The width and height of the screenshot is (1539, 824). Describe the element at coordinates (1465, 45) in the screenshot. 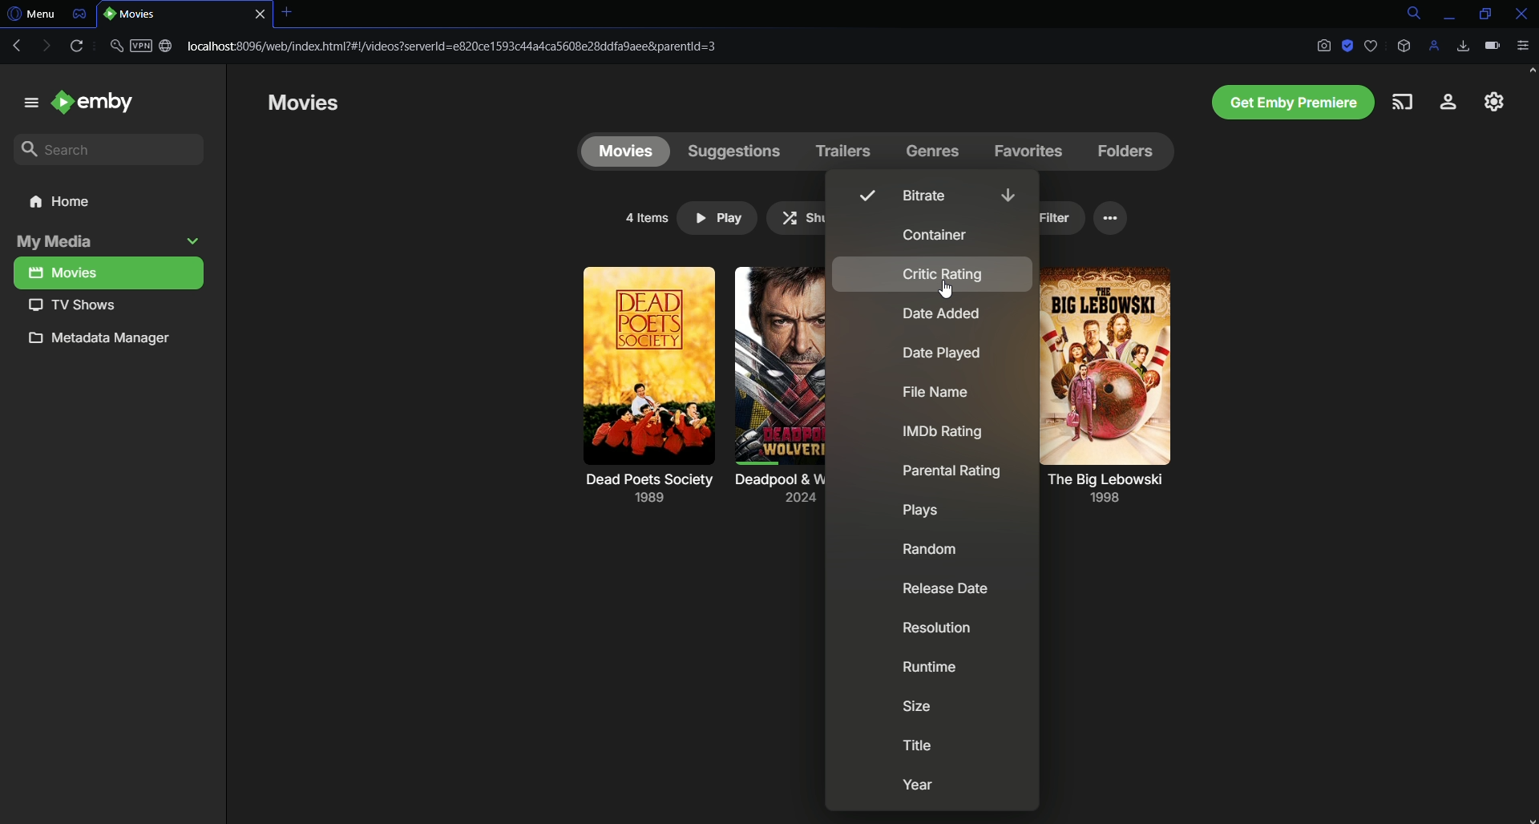

I see `Downloads` at that location.